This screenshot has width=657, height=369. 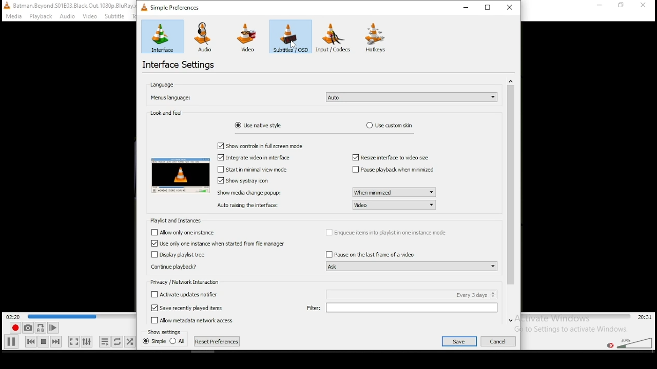 What do you see at coordinates (15, 16) in the screenshot?
I see `media` at bounding box center [15, 16].